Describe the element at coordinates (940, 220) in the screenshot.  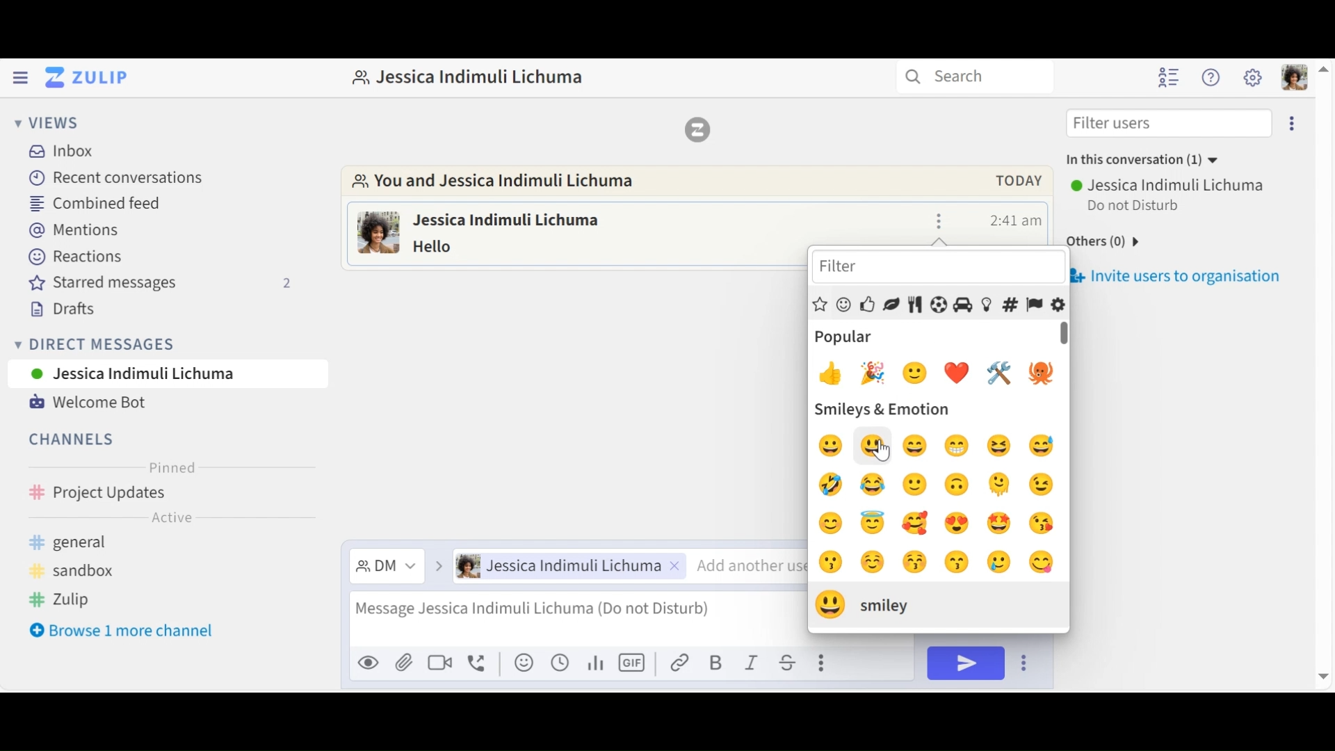
I see `message actions` at that location.